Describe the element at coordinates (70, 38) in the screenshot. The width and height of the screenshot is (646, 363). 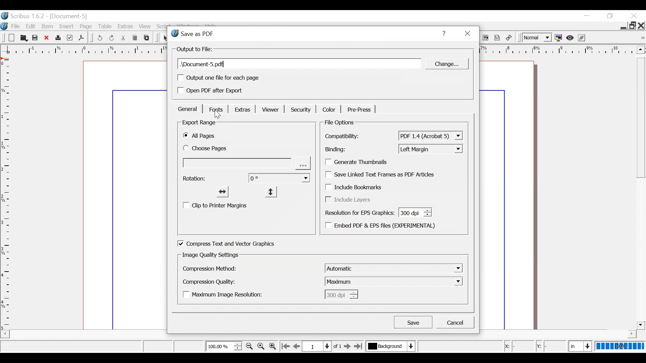
I see `Prefilight Verifier` at that location.